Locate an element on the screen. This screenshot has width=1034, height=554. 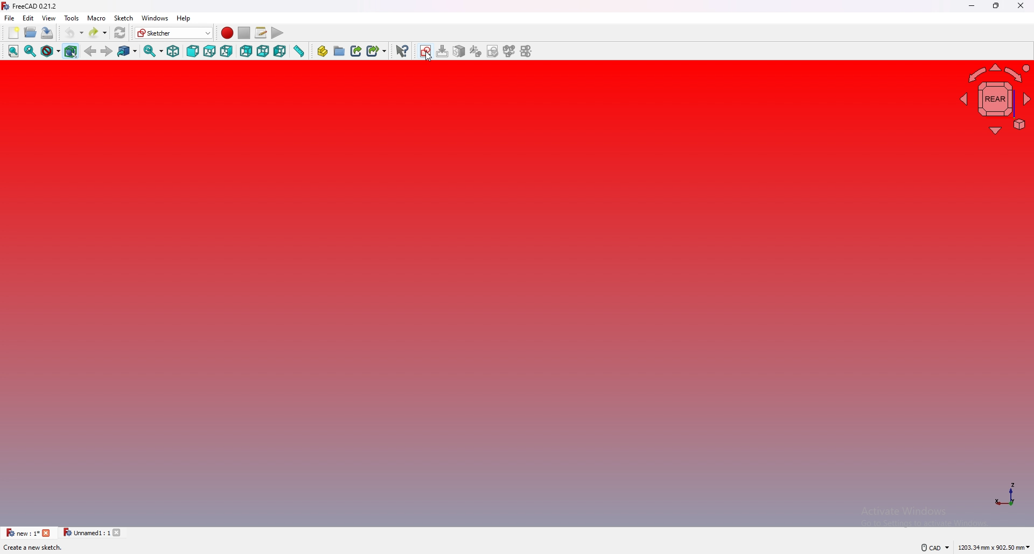
download is located at coordinates (444, 51).